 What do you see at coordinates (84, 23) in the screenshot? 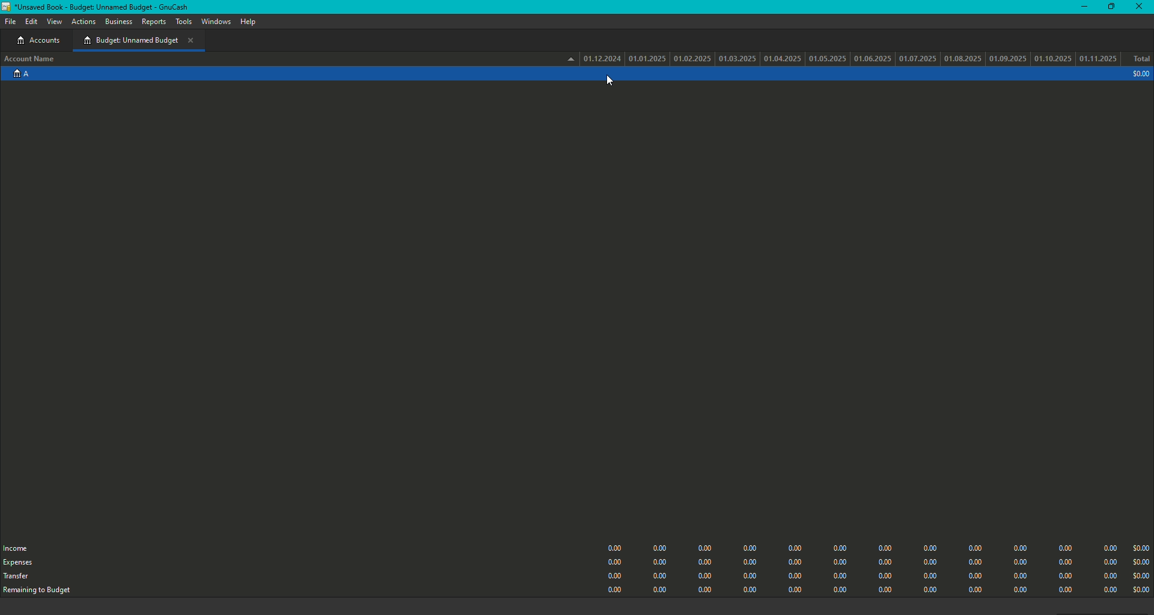
I see `Actions` at bounding box center [84, 23].